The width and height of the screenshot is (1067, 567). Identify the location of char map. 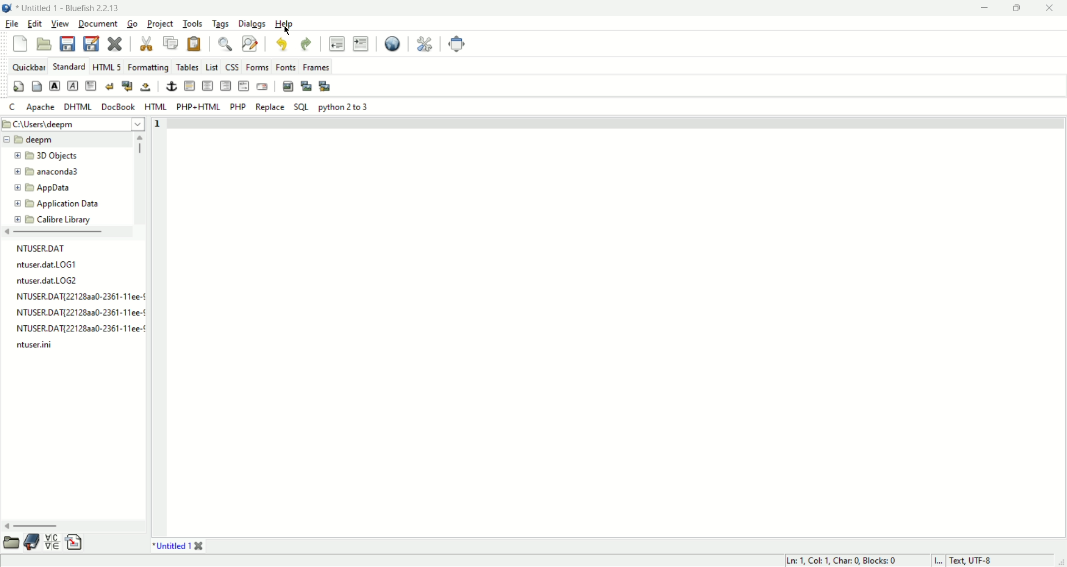
(52, 541).